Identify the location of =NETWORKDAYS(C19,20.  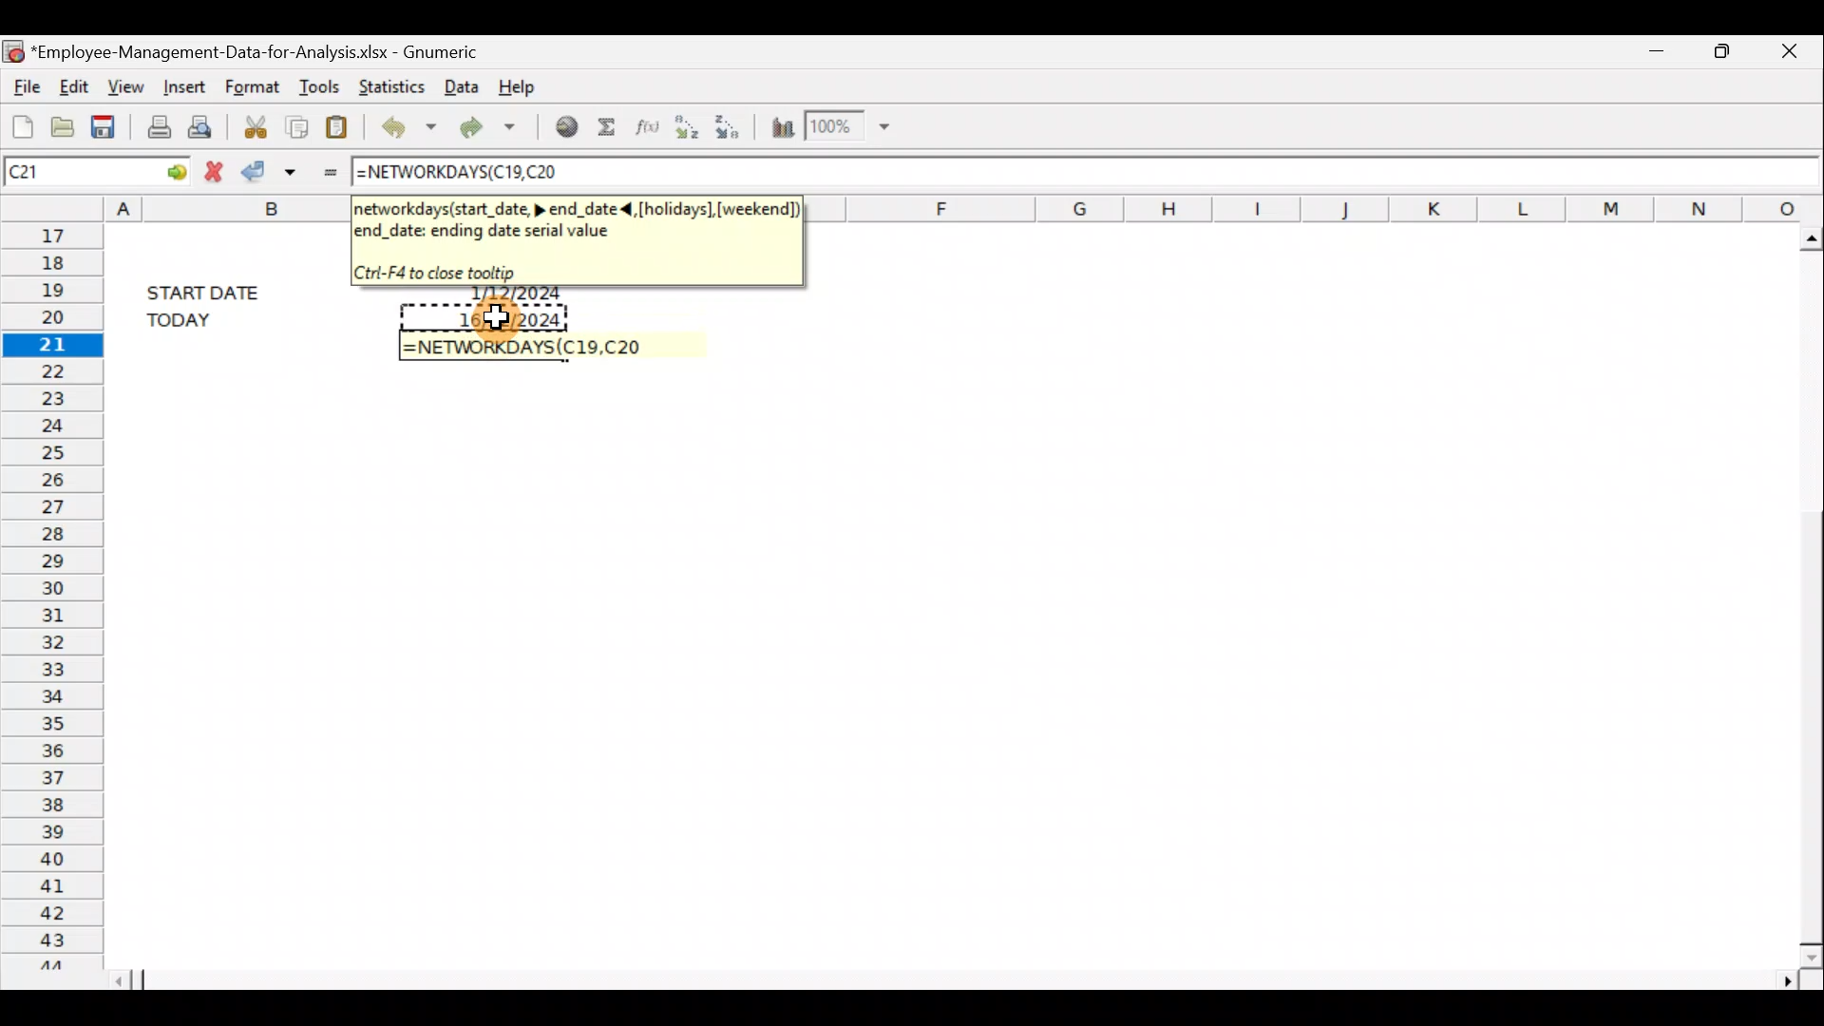
(456, 174).